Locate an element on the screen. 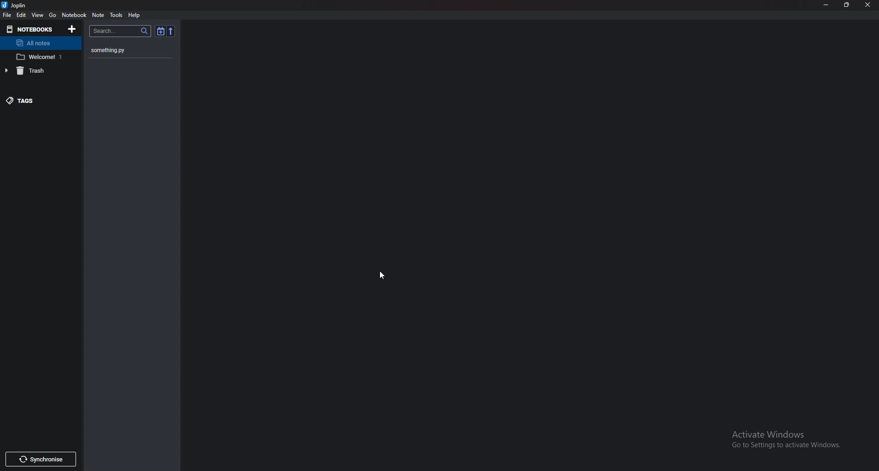 The width and height of the screenshot is (879, 471). something.py is located at coordinates (126, 50).